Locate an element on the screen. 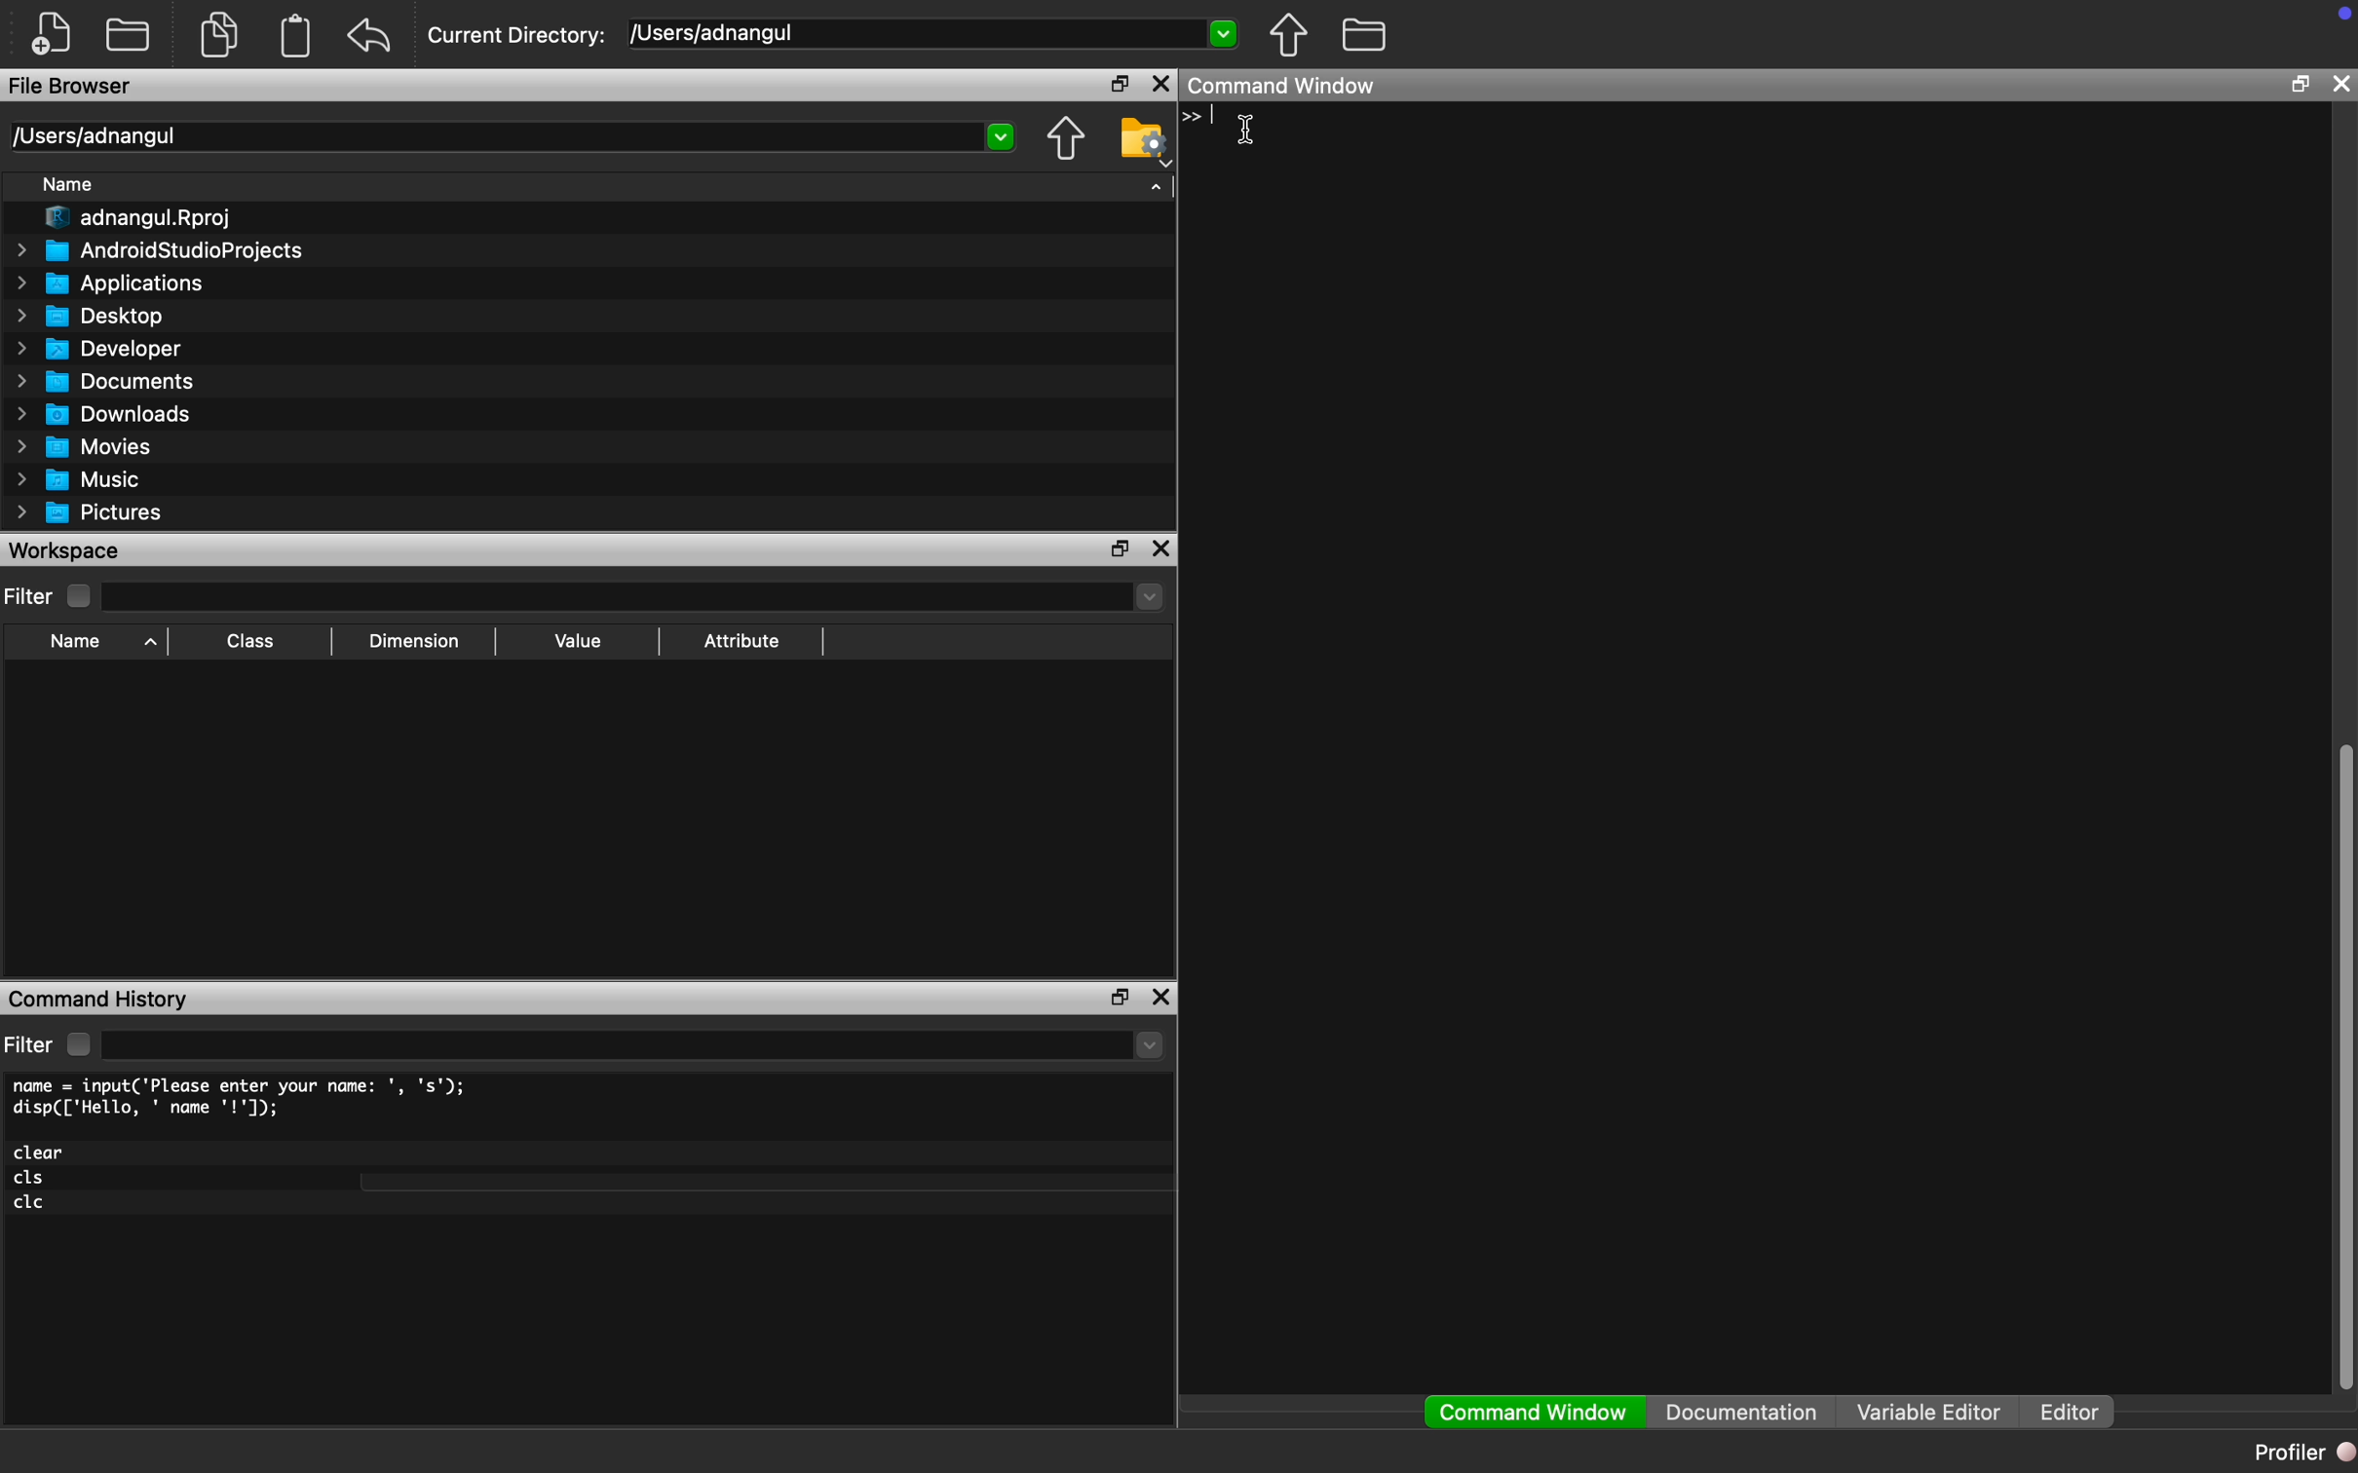  Folder is located at coordinates (128, 33).